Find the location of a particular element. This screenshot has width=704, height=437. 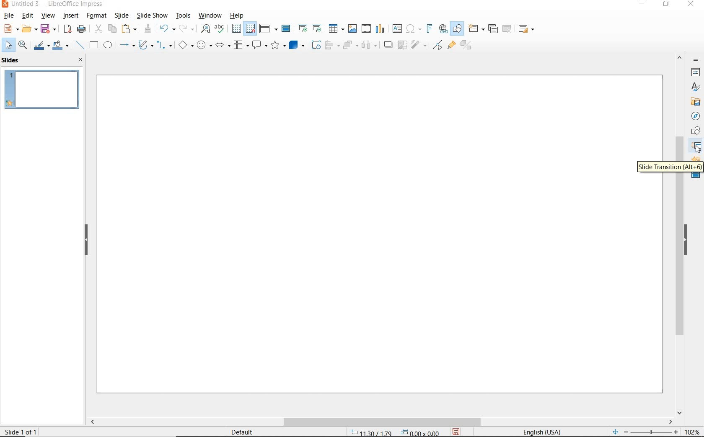

INSERT CHART is located at coordinates (381, 29).